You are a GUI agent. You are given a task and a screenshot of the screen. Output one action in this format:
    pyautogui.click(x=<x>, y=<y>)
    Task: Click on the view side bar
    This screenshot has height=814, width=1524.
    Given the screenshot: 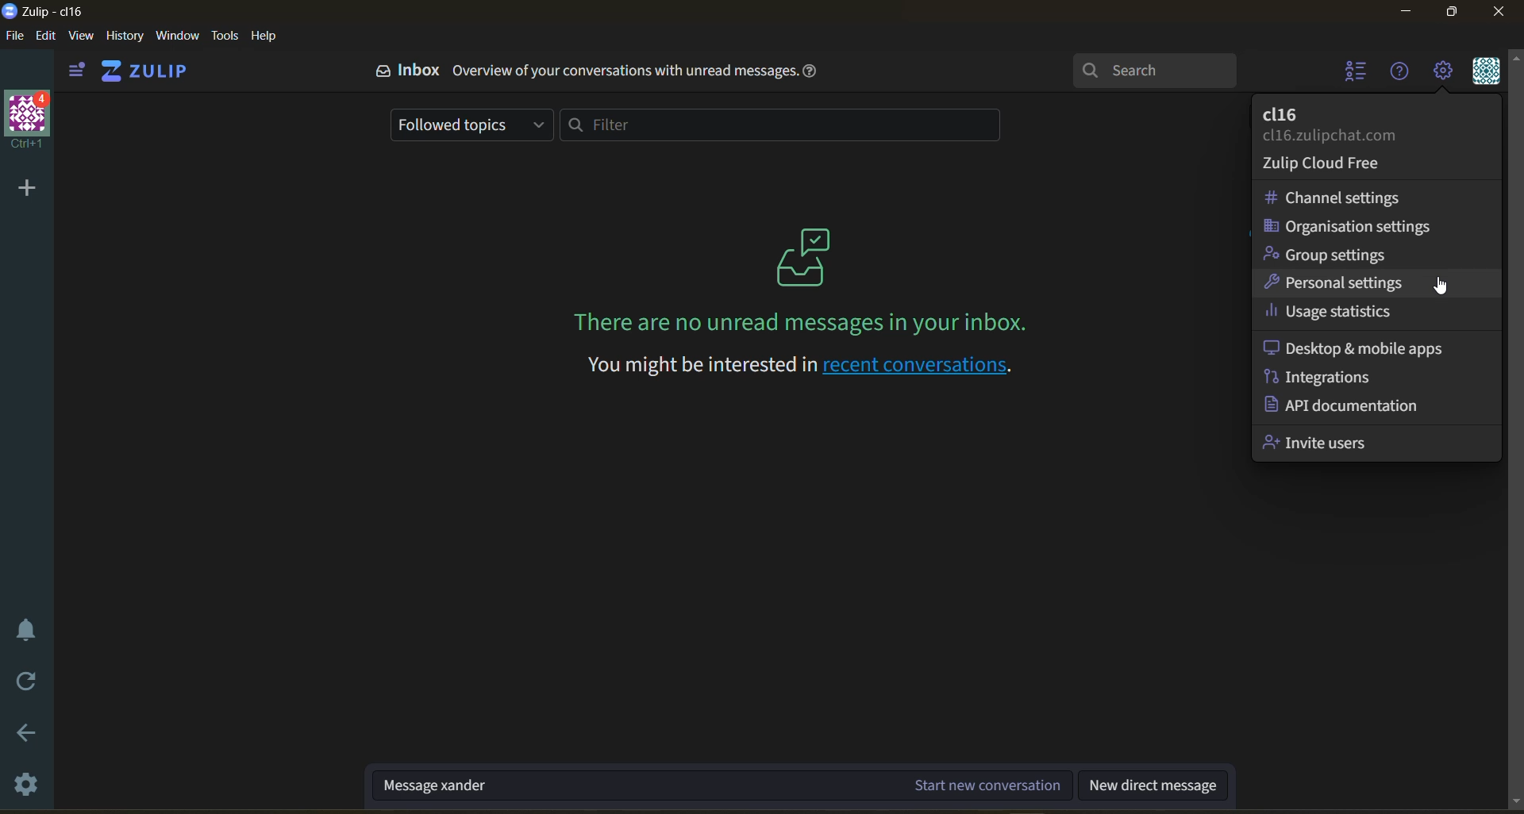 What is the action you would take?
    pyautogui.click(x=79, y=71)
    